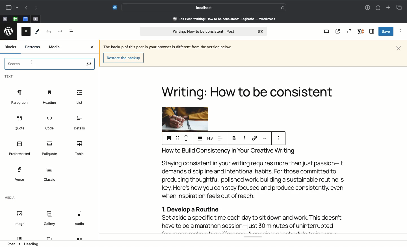 The width and height of the screenshot is (407, 247). What do you see at coordinates (5, 19) in the screenshot?
I see `Pinned tabs` at bounding box center [5, 19].